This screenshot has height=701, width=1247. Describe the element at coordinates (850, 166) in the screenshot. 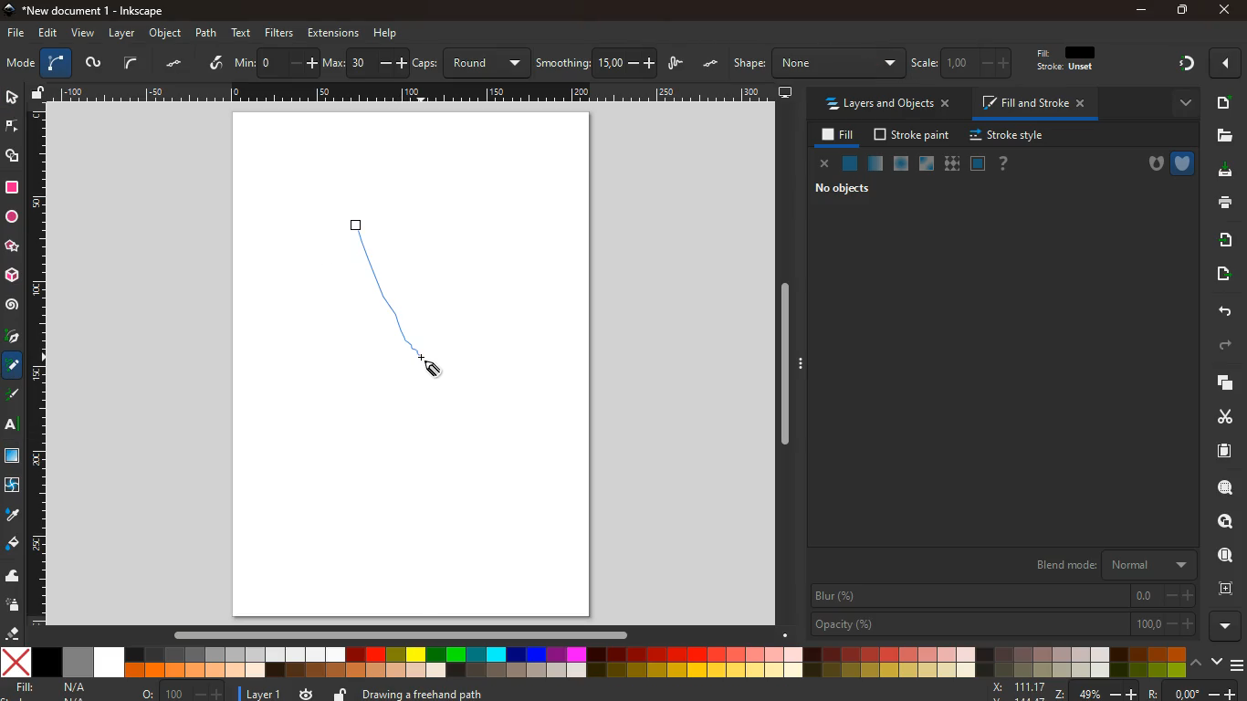

I see `normal` at that location.